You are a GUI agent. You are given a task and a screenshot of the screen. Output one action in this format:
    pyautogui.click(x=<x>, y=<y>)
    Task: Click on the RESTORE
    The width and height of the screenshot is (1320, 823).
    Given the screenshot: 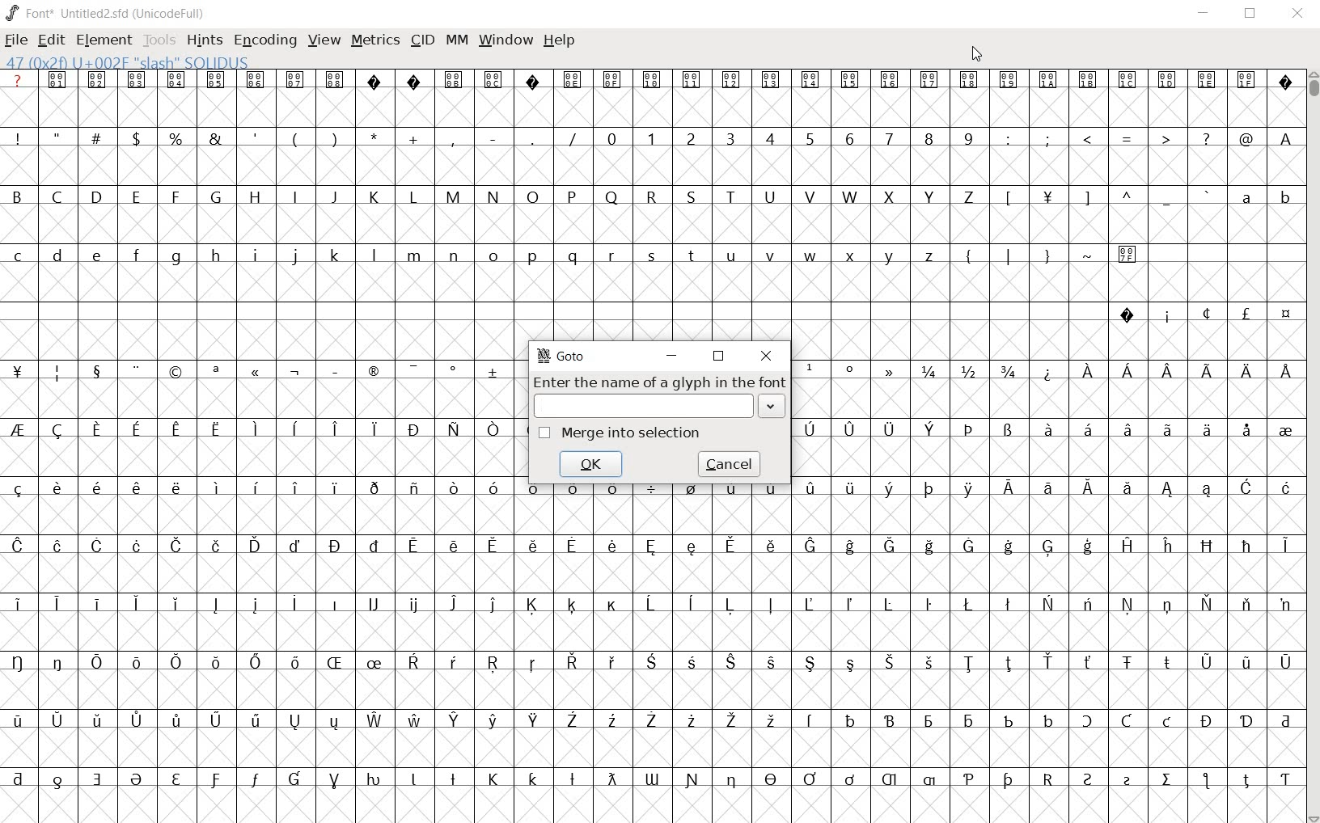 What is the action you would take?
    pyautogui.click(x=1248, y=14)
    